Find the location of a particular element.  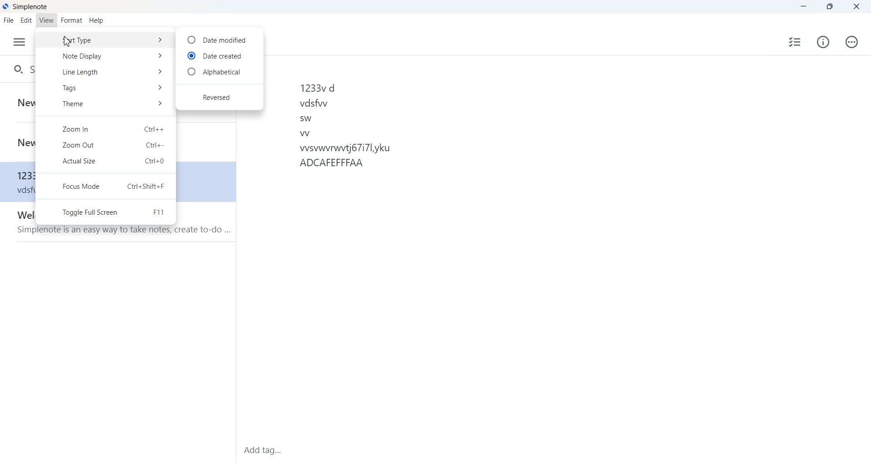

Help is located at coordinates (96, 20).